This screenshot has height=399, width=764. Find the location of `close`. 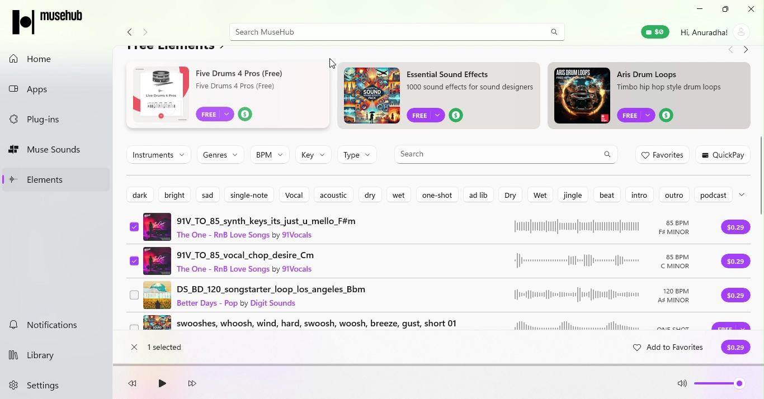

close is located at coordinates (134, 348).